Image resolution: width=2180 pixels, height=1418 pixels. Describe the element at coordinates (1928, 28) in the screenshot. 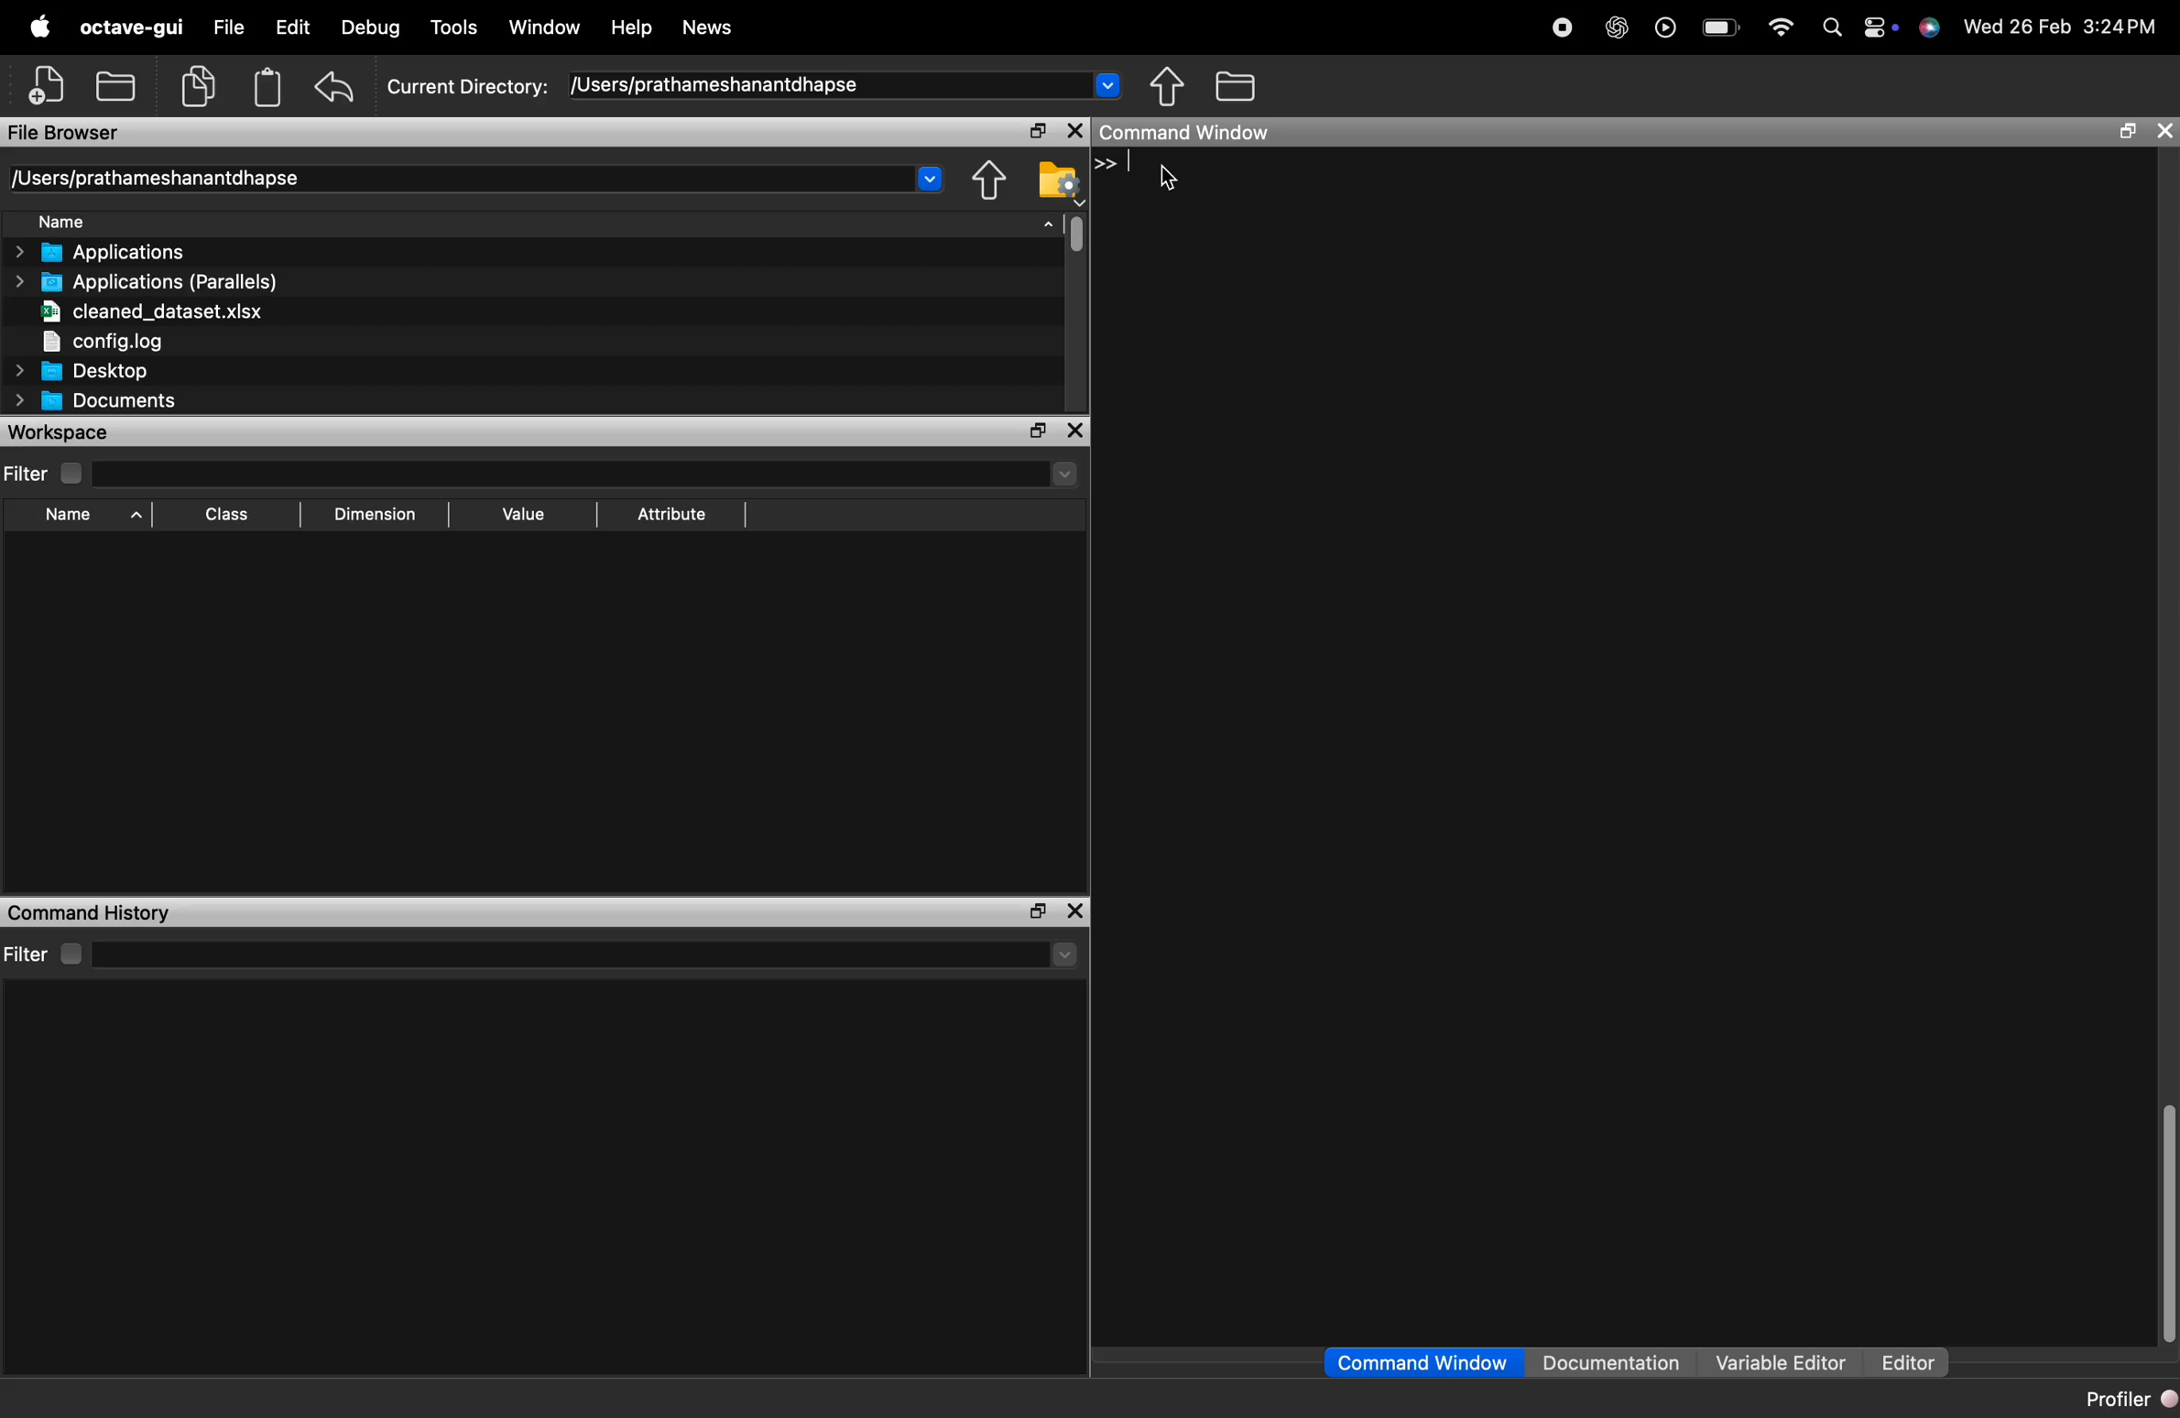

I see `siri` at that location.